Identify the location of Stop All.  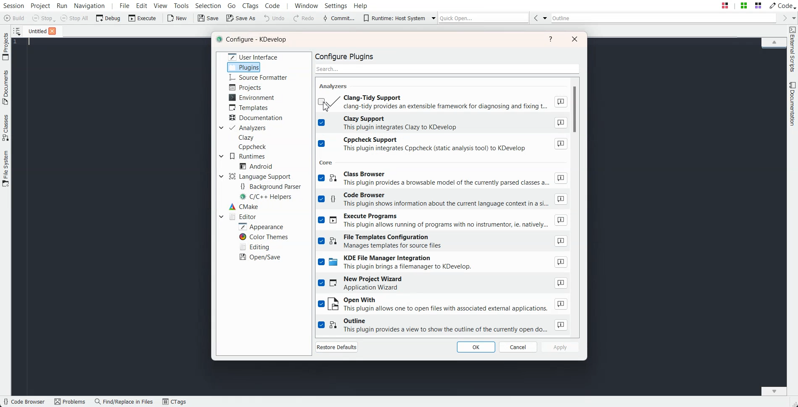
(75, 18).